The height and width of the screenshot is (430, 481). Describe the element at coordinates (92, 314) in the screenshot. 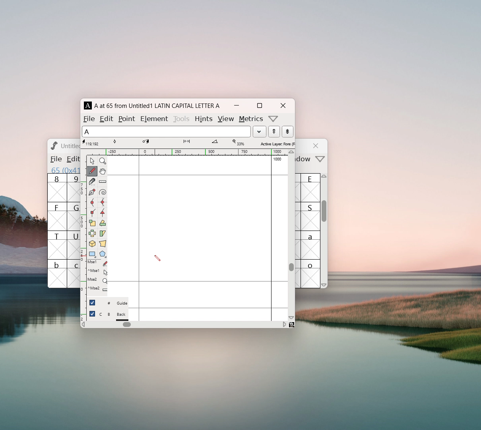

I see `checkbox` at that location.